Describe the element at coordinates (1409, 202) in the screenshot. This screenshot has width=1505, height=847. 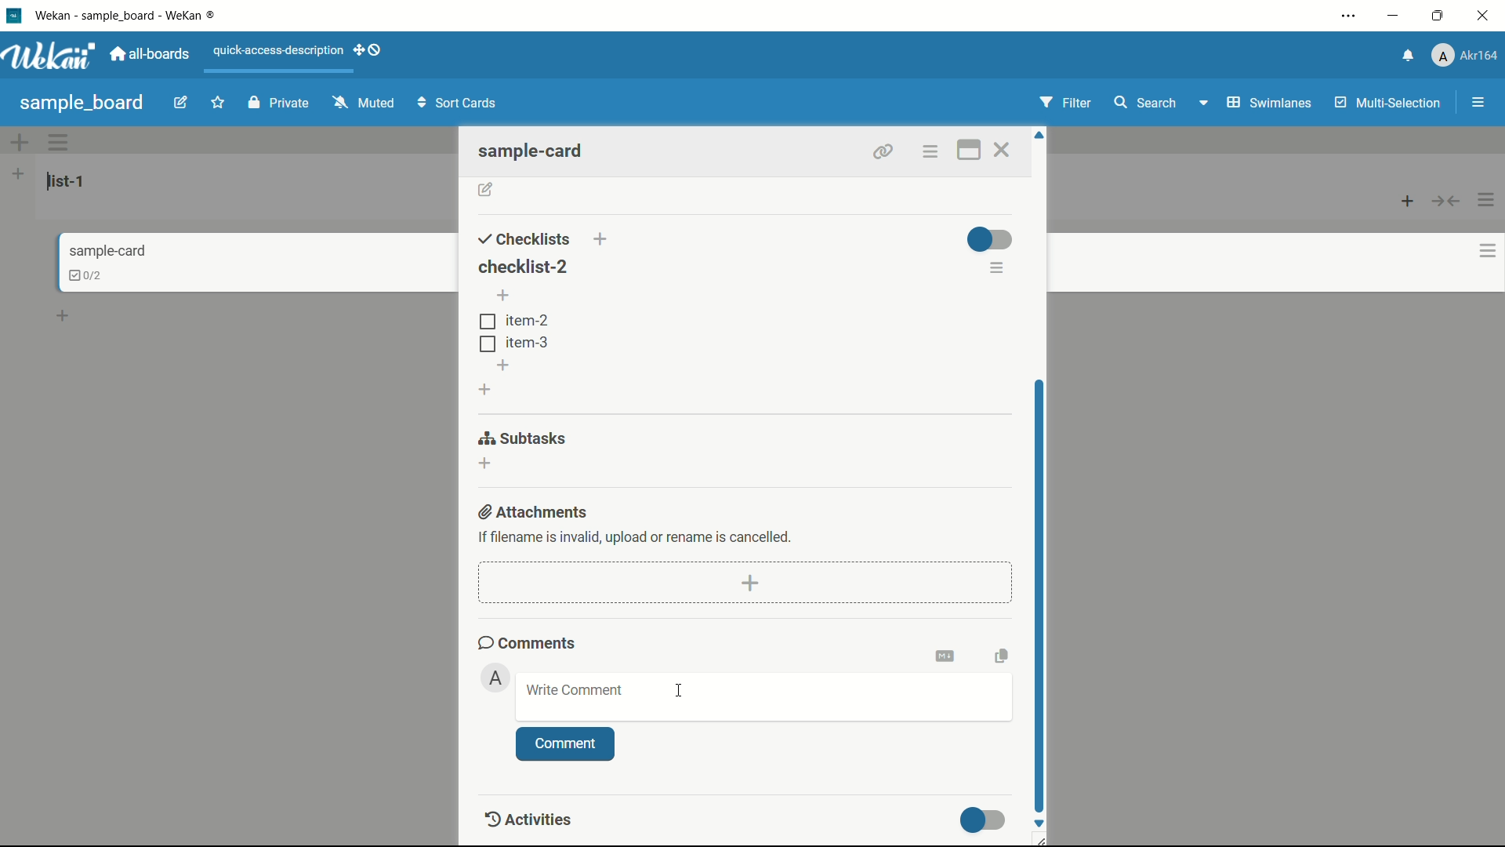
I see `add card to top of list` at that location.